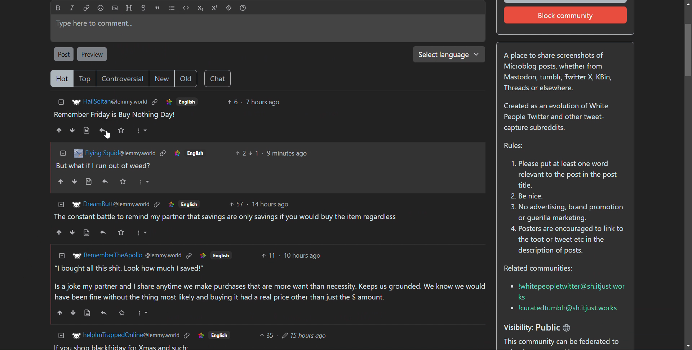 The image size is (692, 350). What do you see at coordinates (129, 8) in the screenshot?
I see `header` at bounding box center [129, 8].